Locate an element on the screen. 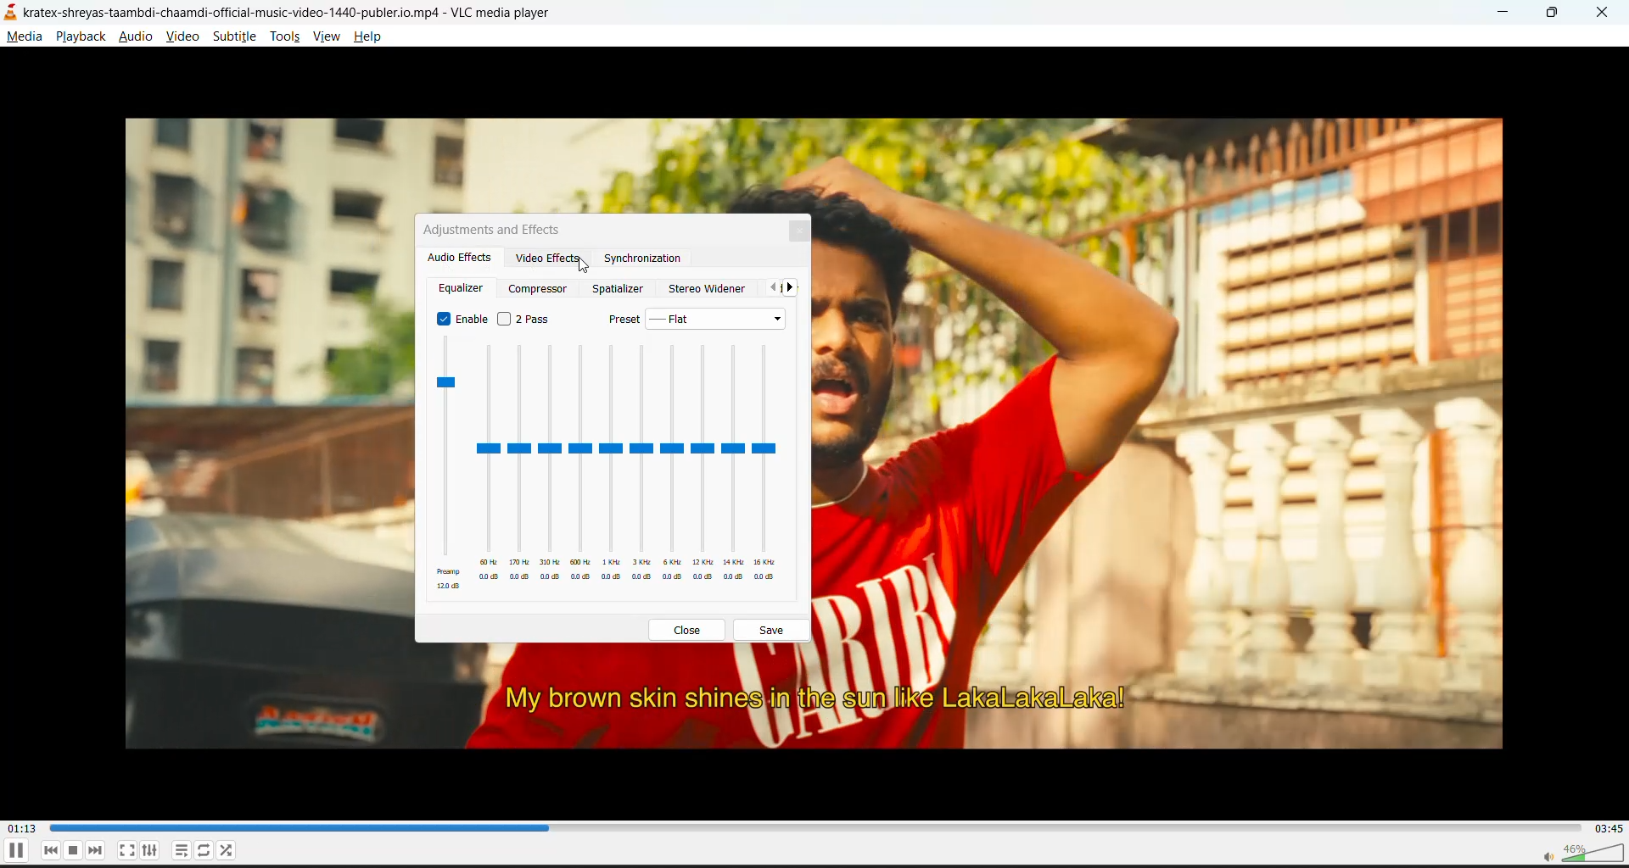 The height and width of the screenshot is (868, 1629). Image of a man is located at coordinates (1183, 387).